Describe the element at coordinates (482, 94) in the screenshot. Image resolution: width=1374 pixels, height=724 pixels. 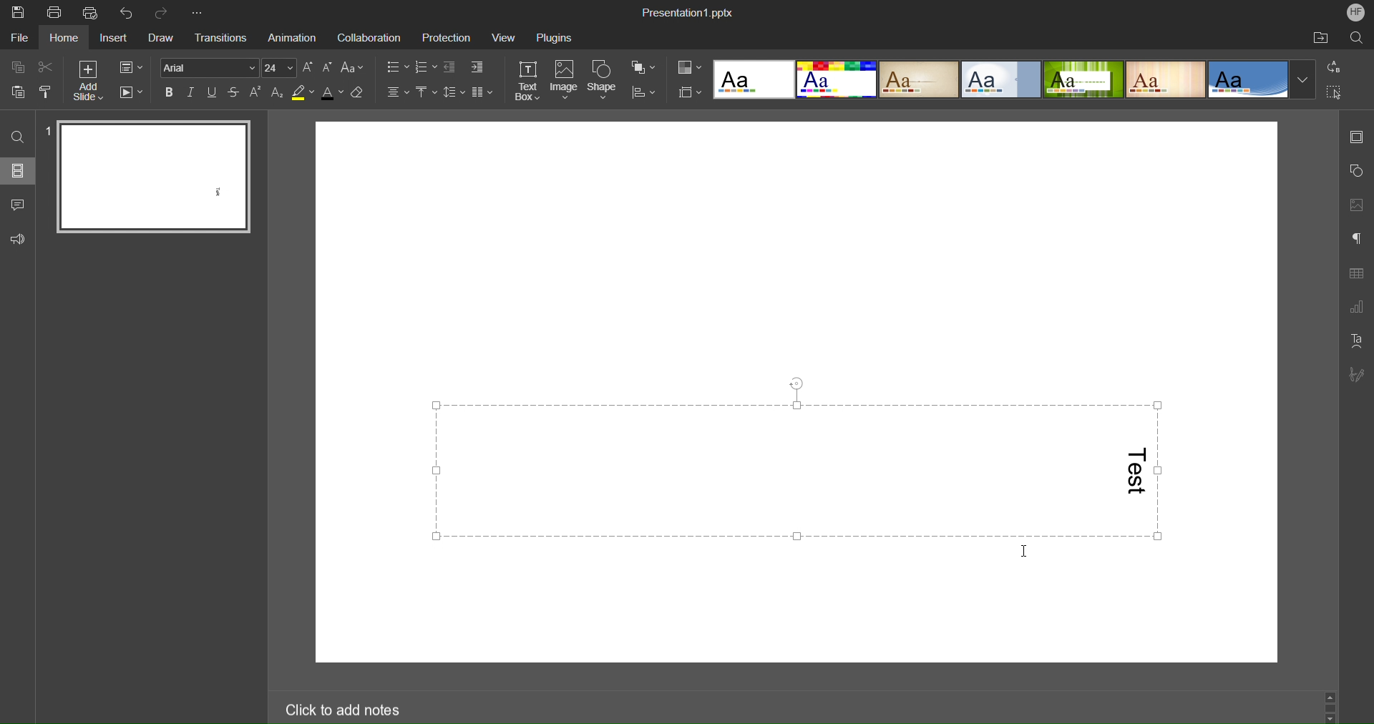
I see `Columns` at that location.